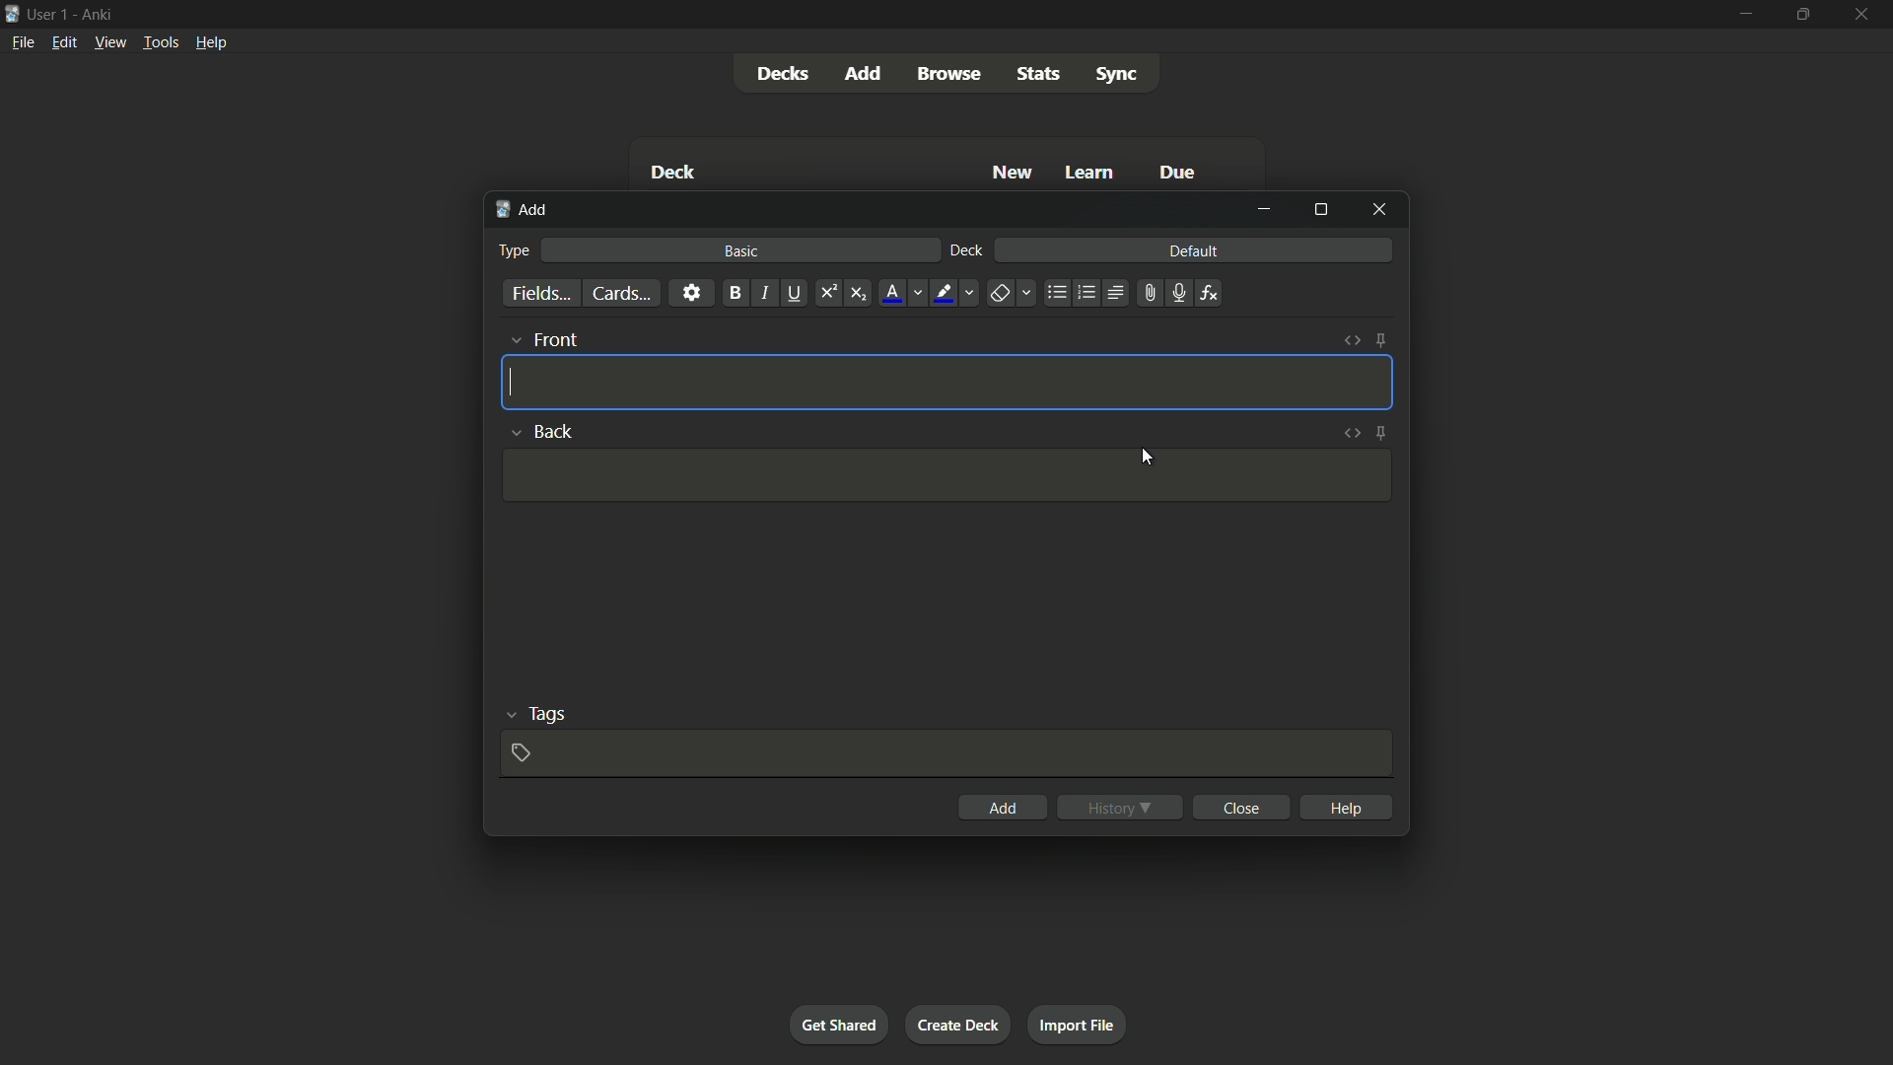  What do you see at coordinates (12, 12) in the screenshot?
I see `app icon` at bounding box center [12, 12].